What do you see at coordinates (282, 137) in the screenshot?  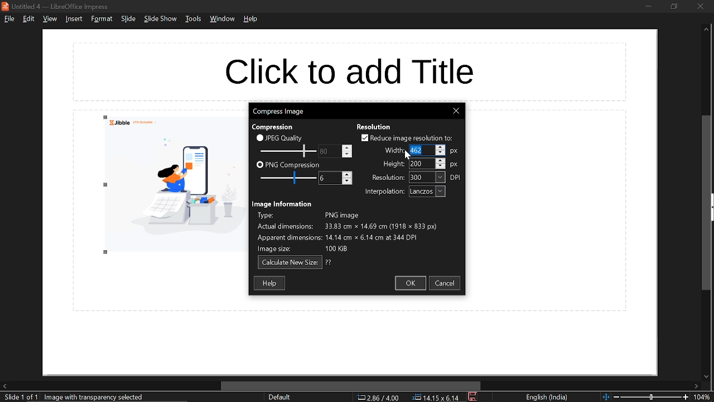 I see `JPEG quality` at bounding box center [282, 137].